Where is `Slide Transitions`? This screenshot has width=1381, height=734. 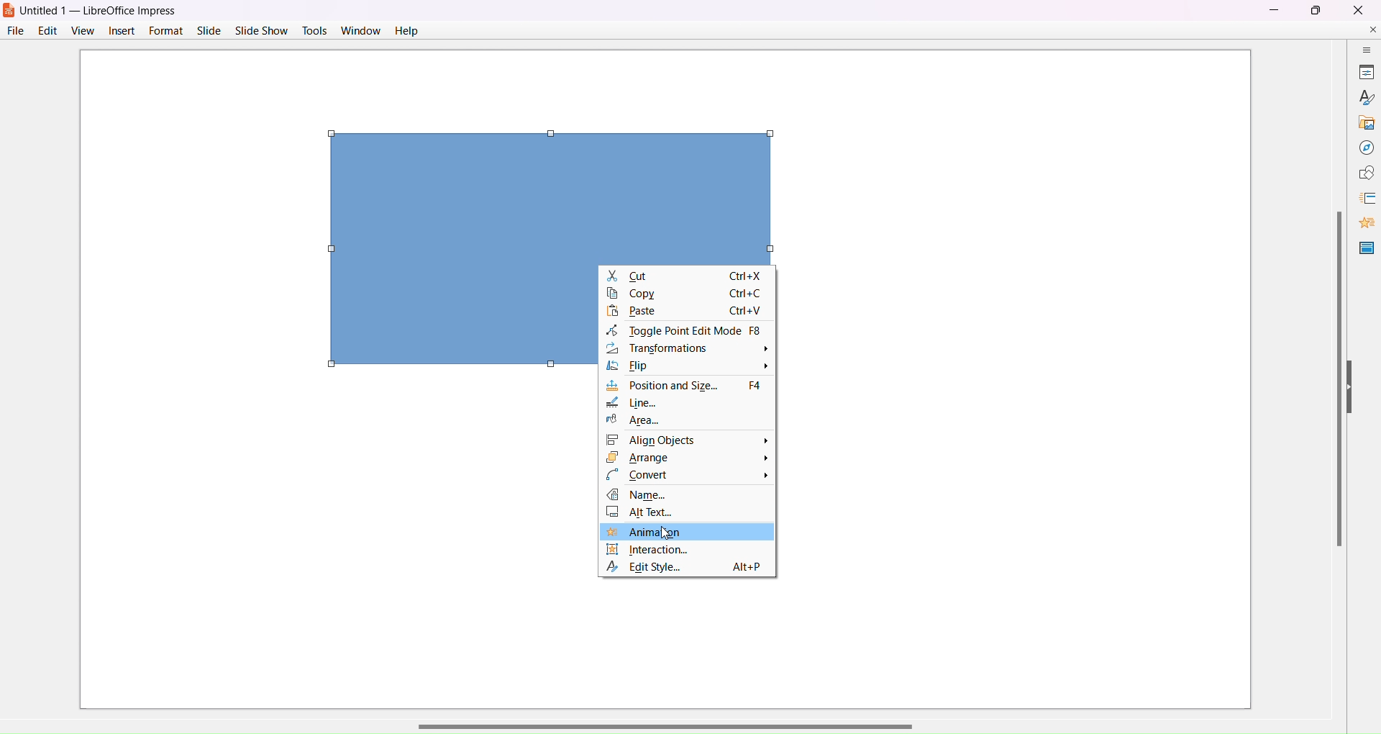 Slide Transitions is located at coordinates (1362, 197).